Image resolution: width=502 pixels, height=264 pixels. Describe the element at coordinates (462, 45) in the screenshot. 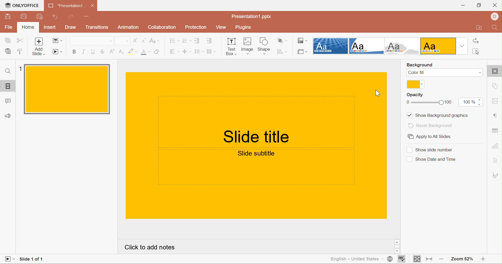

I see `Drop Down` at that location.